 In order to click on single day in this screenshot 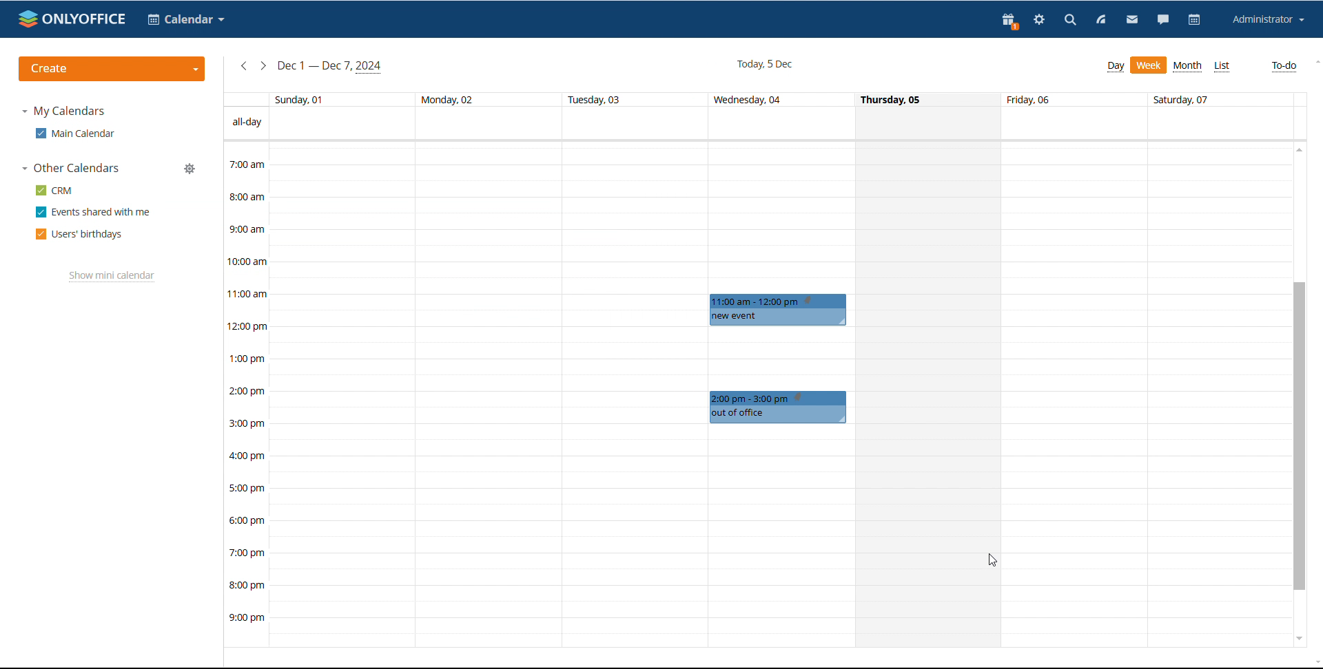, I will do `click(930, 394)`.